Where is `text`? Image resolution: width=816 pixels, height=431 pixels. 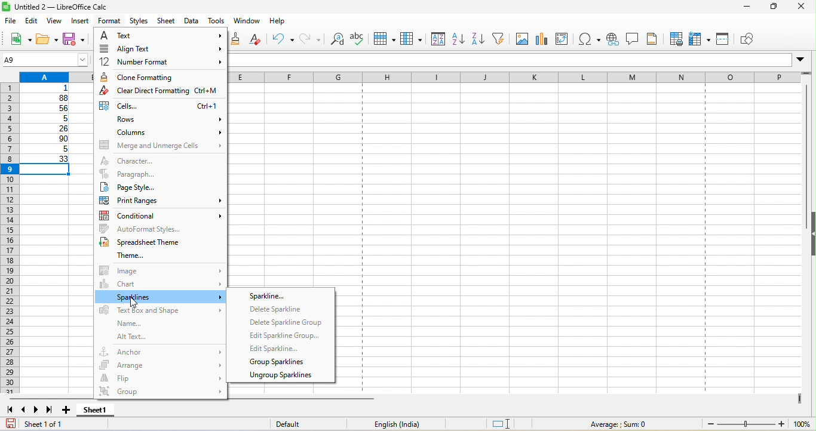
text is located at coordinates (161, 36).